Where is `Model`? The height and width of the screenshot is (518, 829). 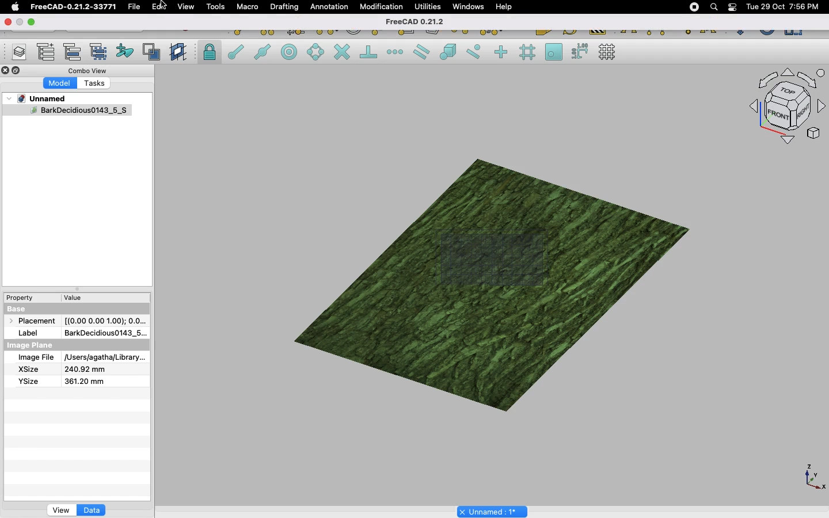 Model is located at coordinates (60, 83).